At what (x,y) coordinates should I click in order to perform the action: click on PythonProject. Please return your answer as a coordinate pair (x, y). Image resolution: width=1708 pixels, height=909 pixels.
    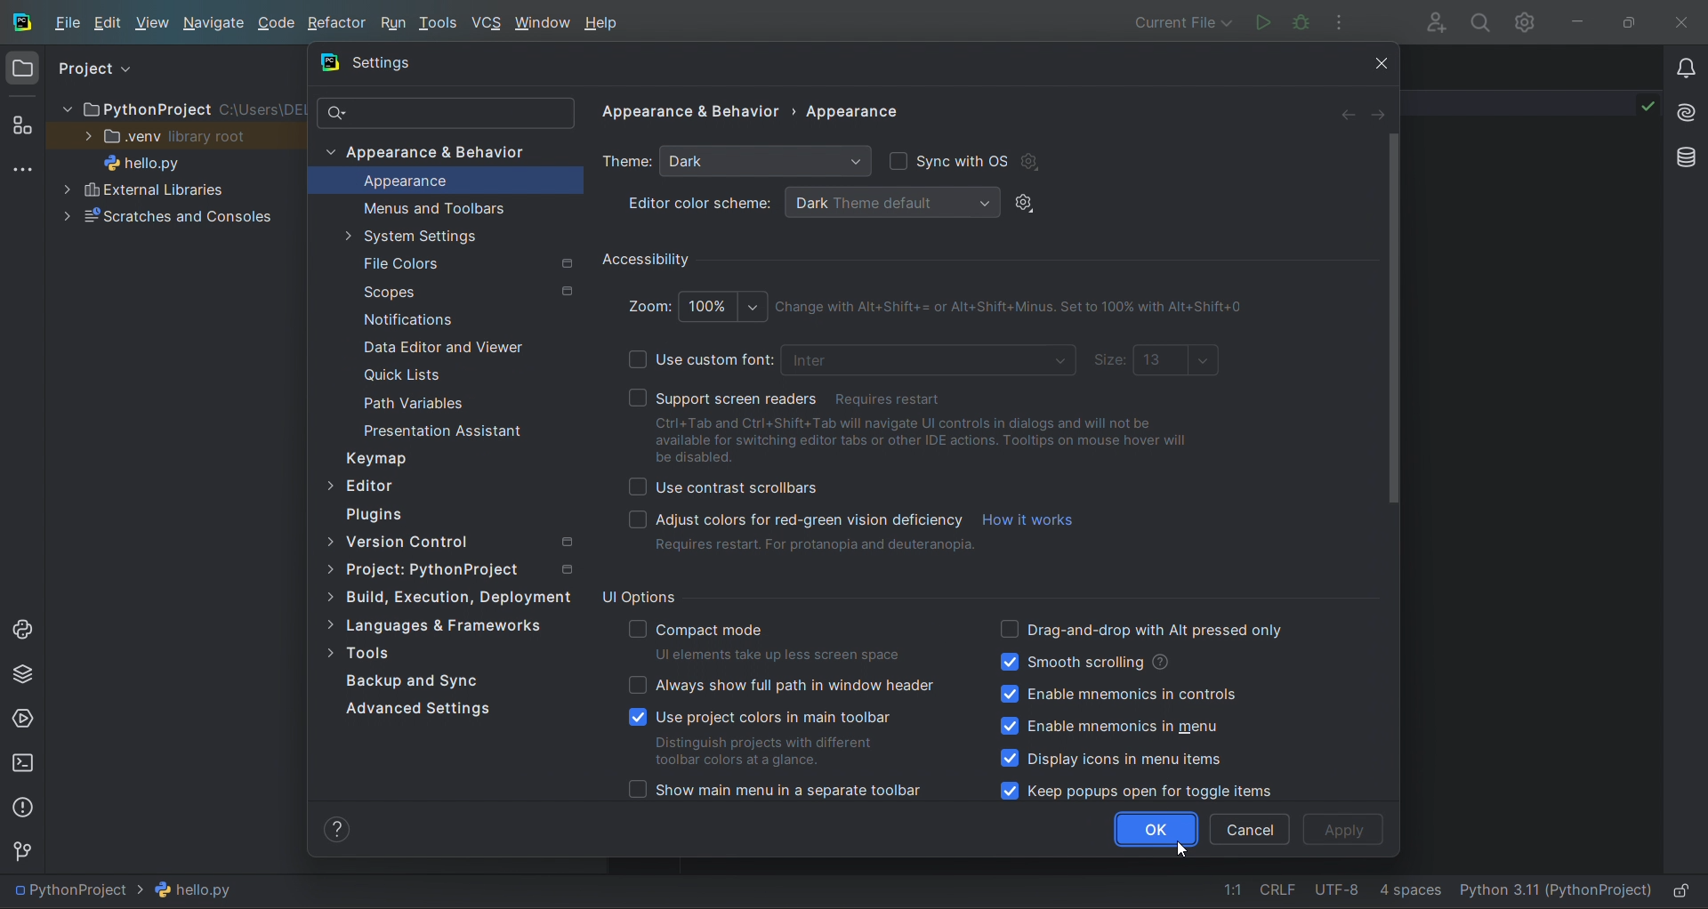
    Looking at the image, I should click on (174, 109).